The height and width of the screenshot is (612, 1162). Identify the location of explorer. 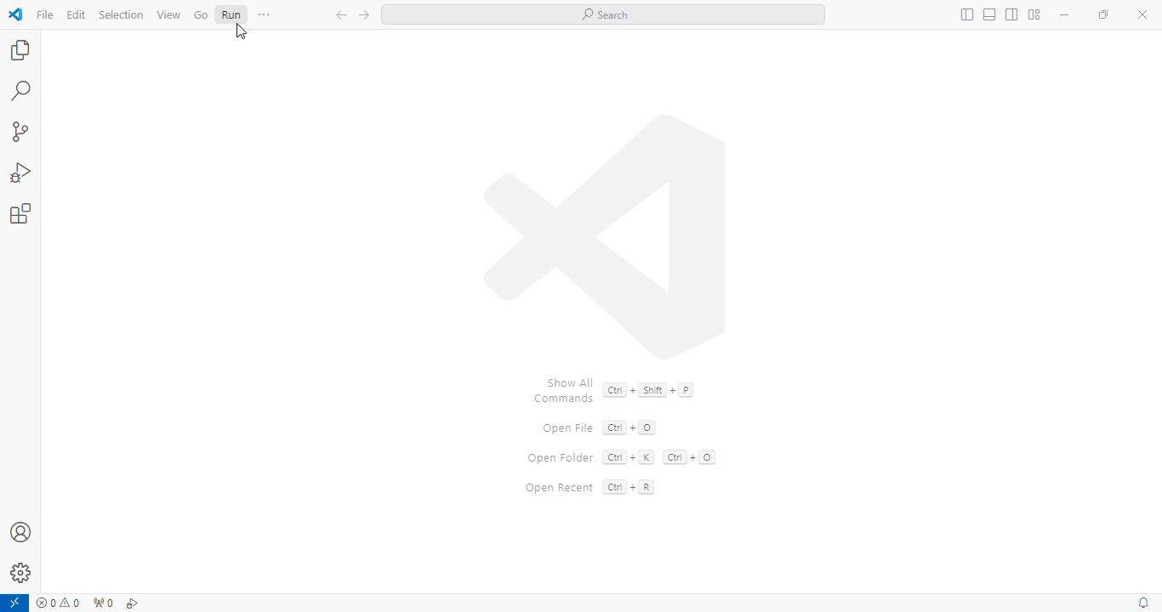
(20, 49).